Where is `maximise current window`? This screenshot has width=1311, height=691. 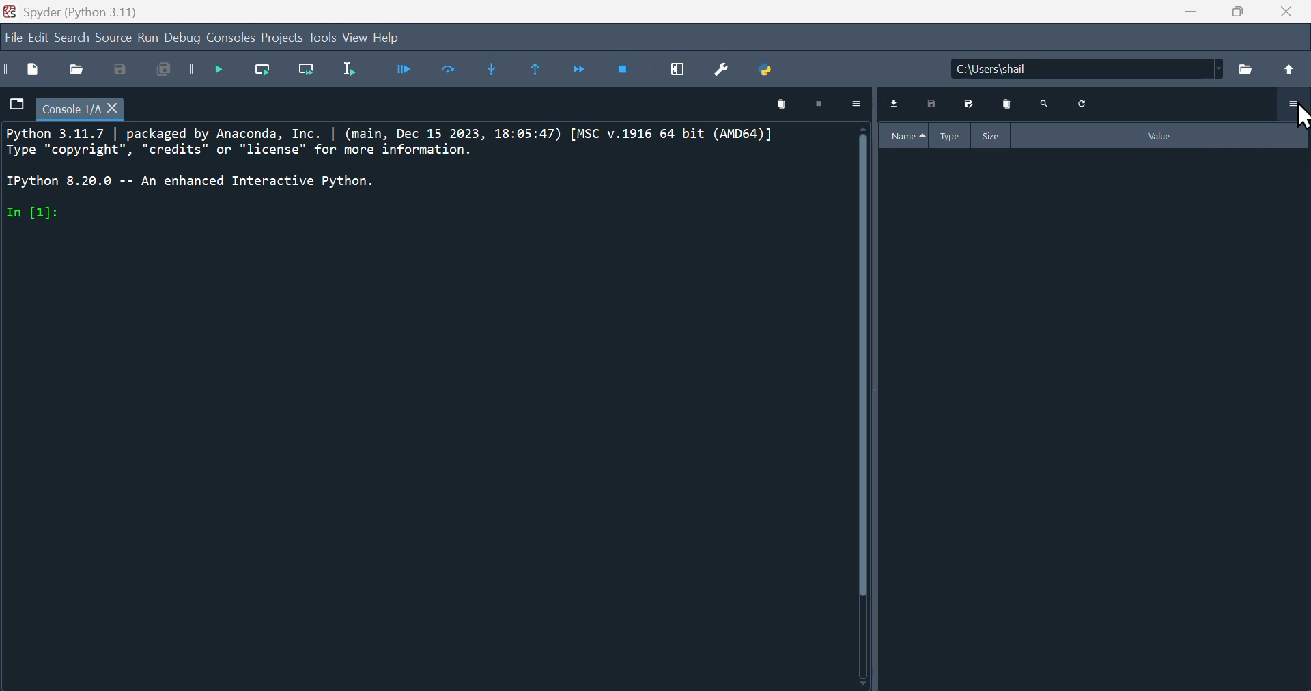
maximise current window is located at coordinates (683, 68).